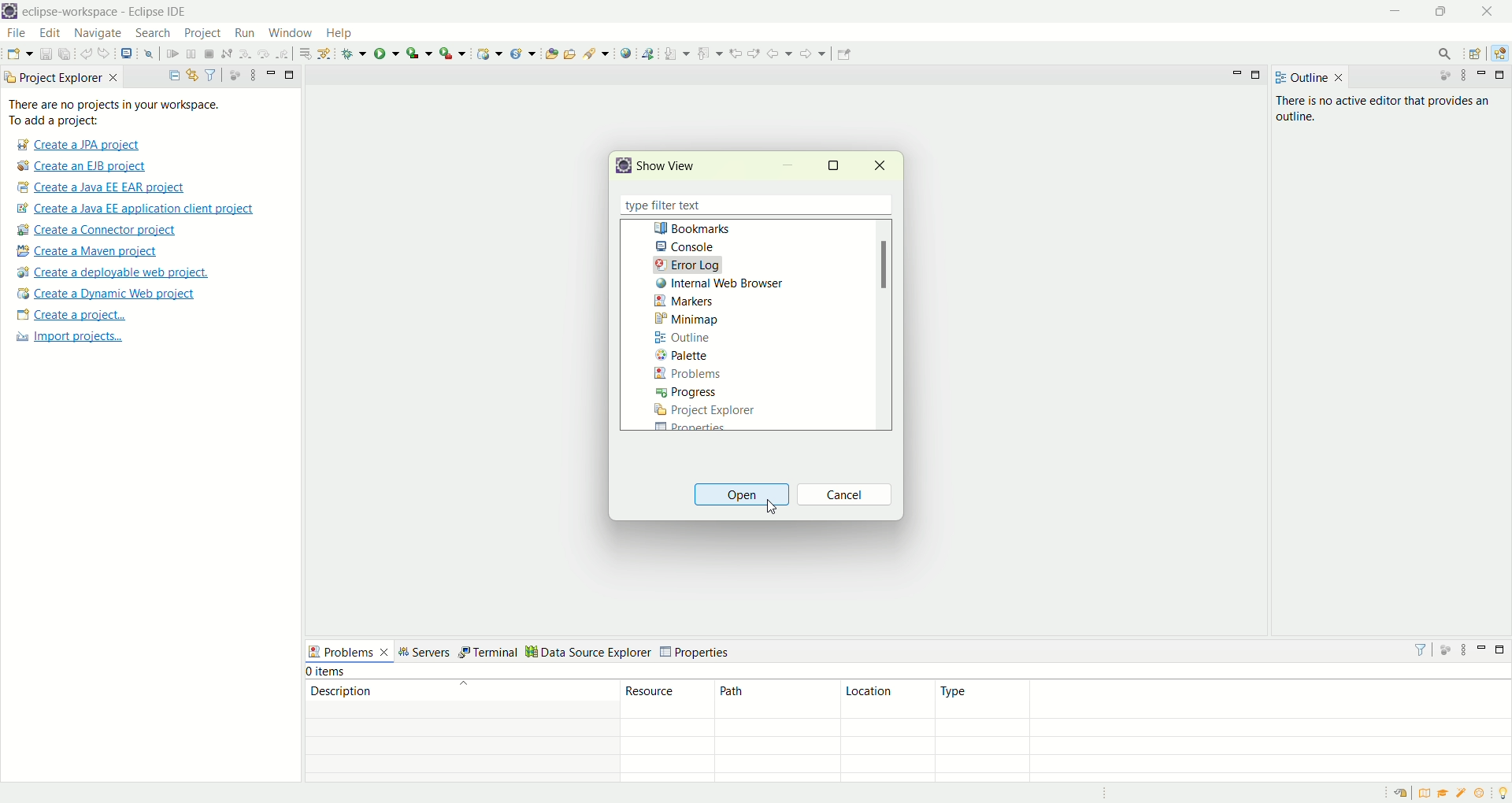 The height and width of the screenshot is (803, 1512). I want to click on minimize, so click(1235, 75).